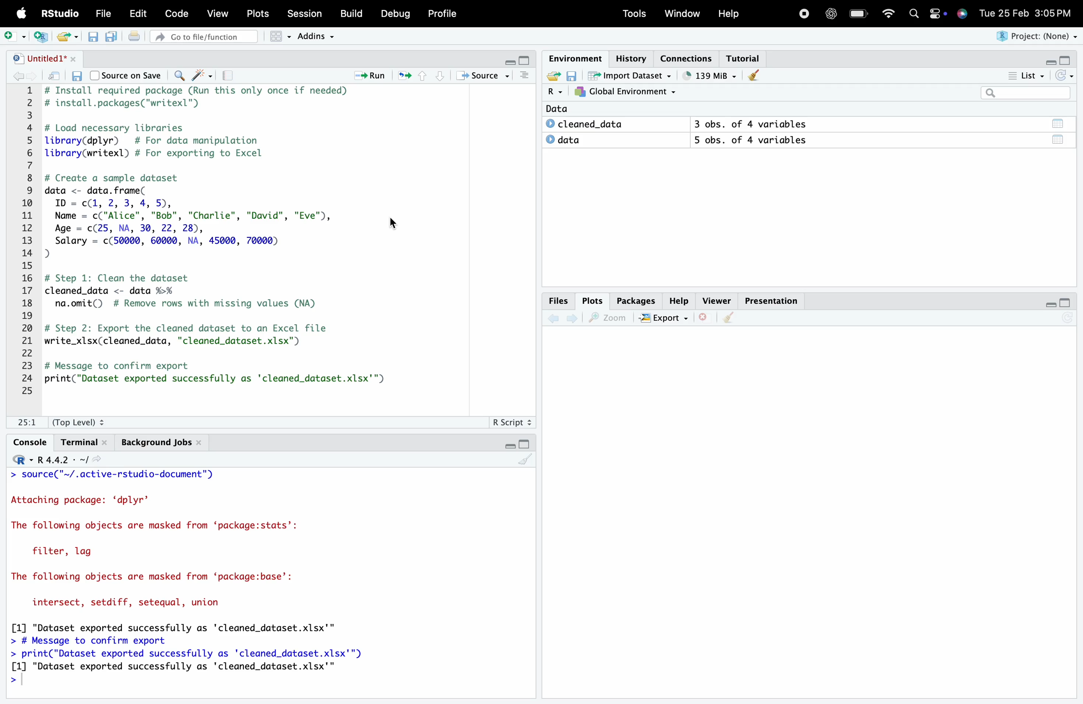 This screenshot has height=704, width=1083. What do you see at coordinates (915, 14) in the screenshot?
I see `Search` at bounding box center [915, 14].